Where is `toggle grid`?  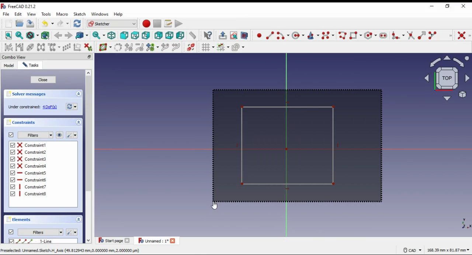
toggle grid is located at coordinates (208, 47).